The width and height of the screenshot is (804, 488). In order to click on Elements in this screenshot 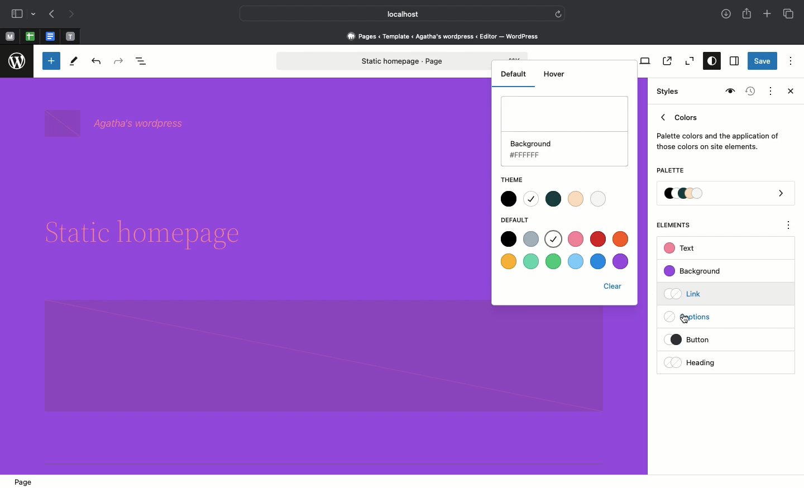, I will do `click(679, 225)`.